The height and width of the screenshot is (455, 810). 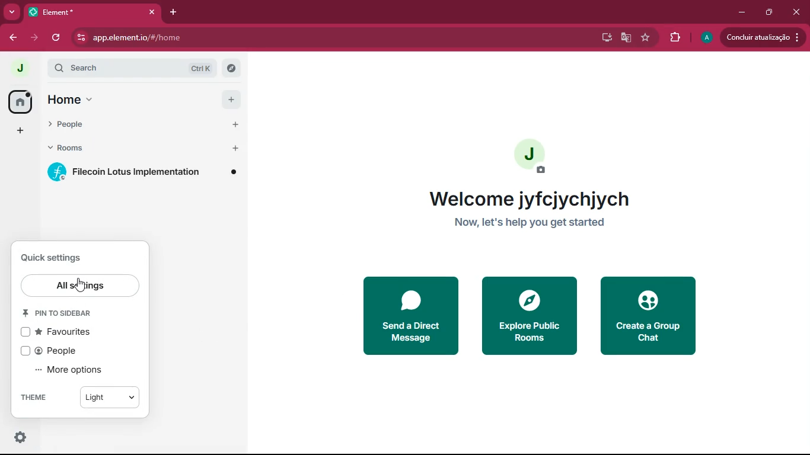 I want to click on quick settings, so click(x=54, y=257).